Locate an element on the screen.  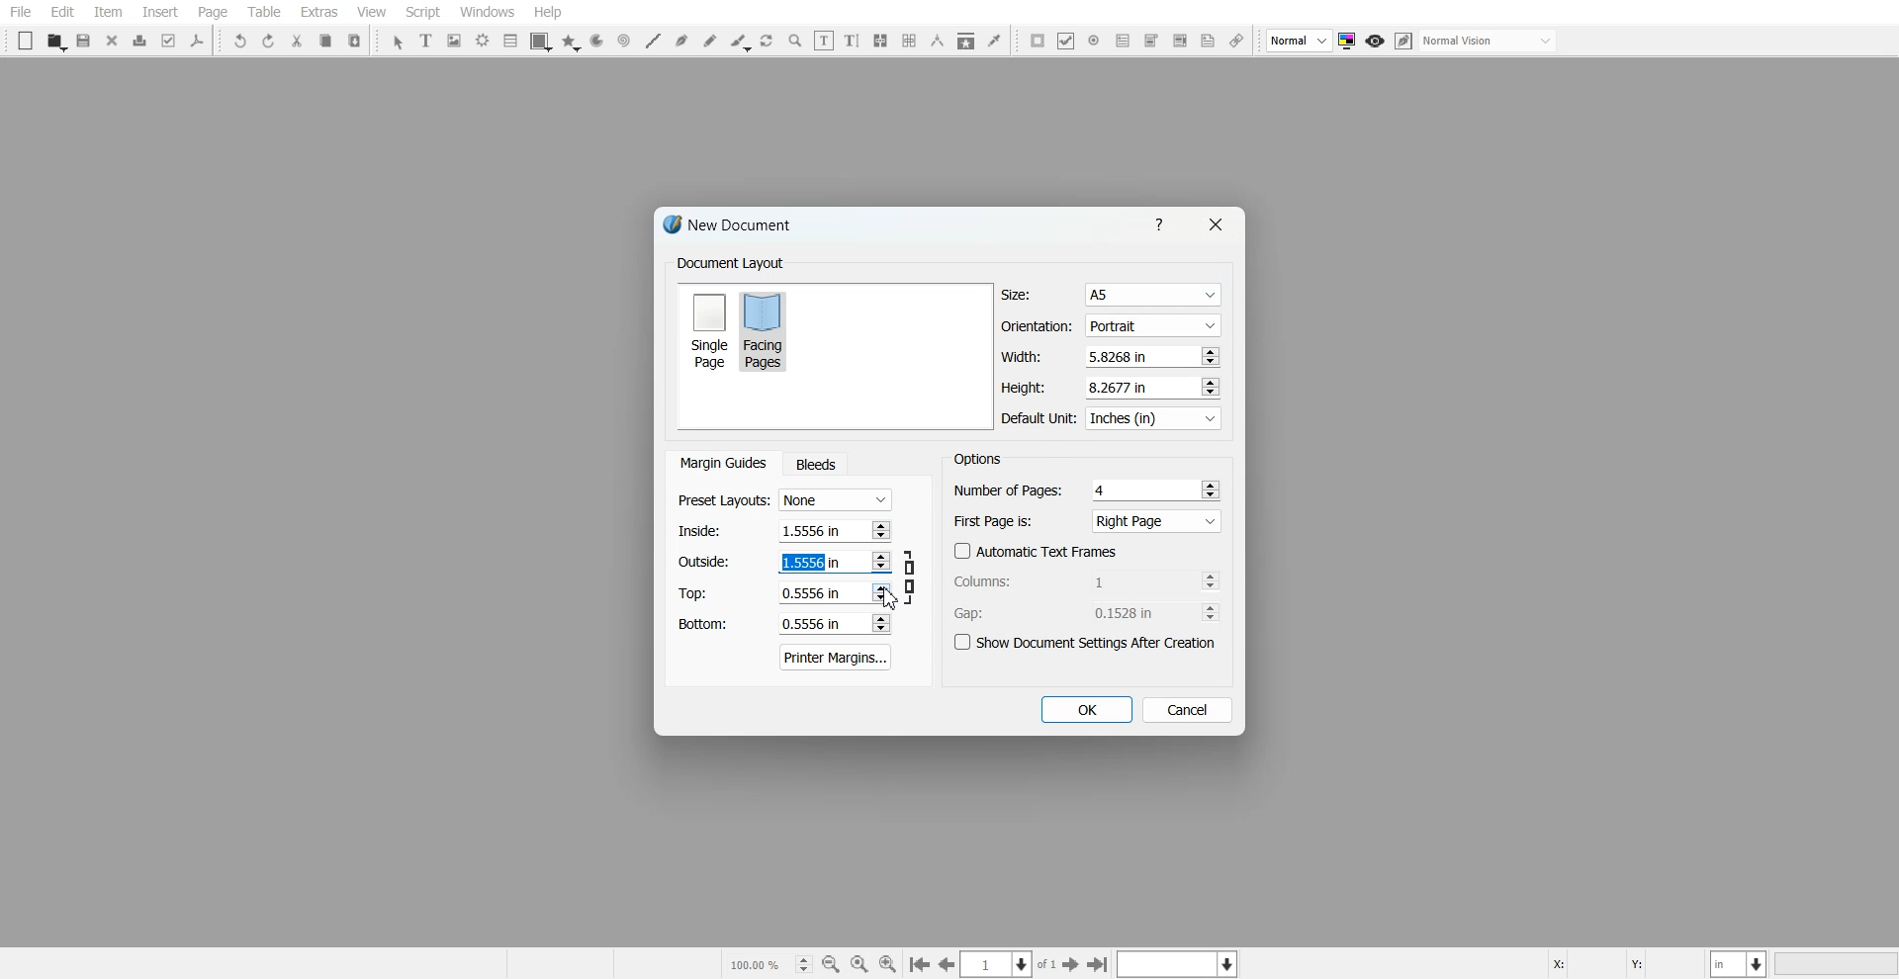
Column adjuster is located at coordinates (1088, 580).